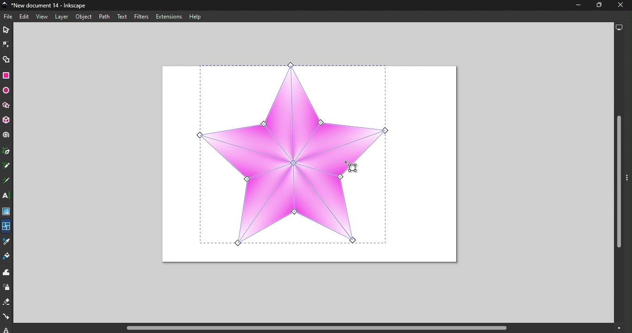 The height and width of the screenshot is (333, 632). I want to click on Calligraphy tool, so click(8, 181).